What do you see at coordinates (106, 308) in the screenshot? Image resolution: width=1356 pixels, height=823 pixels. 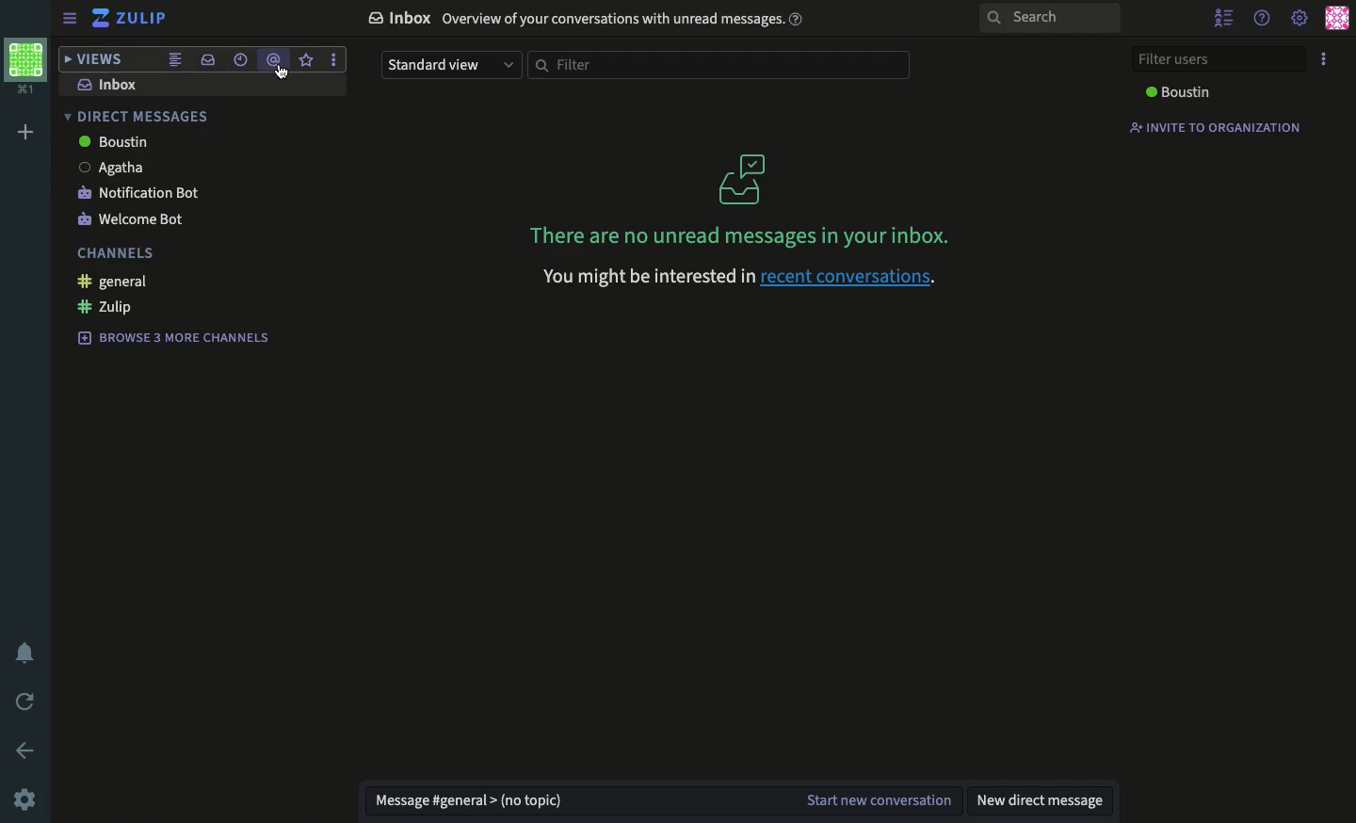 I see `zulip` at bounding box center [106, 308].